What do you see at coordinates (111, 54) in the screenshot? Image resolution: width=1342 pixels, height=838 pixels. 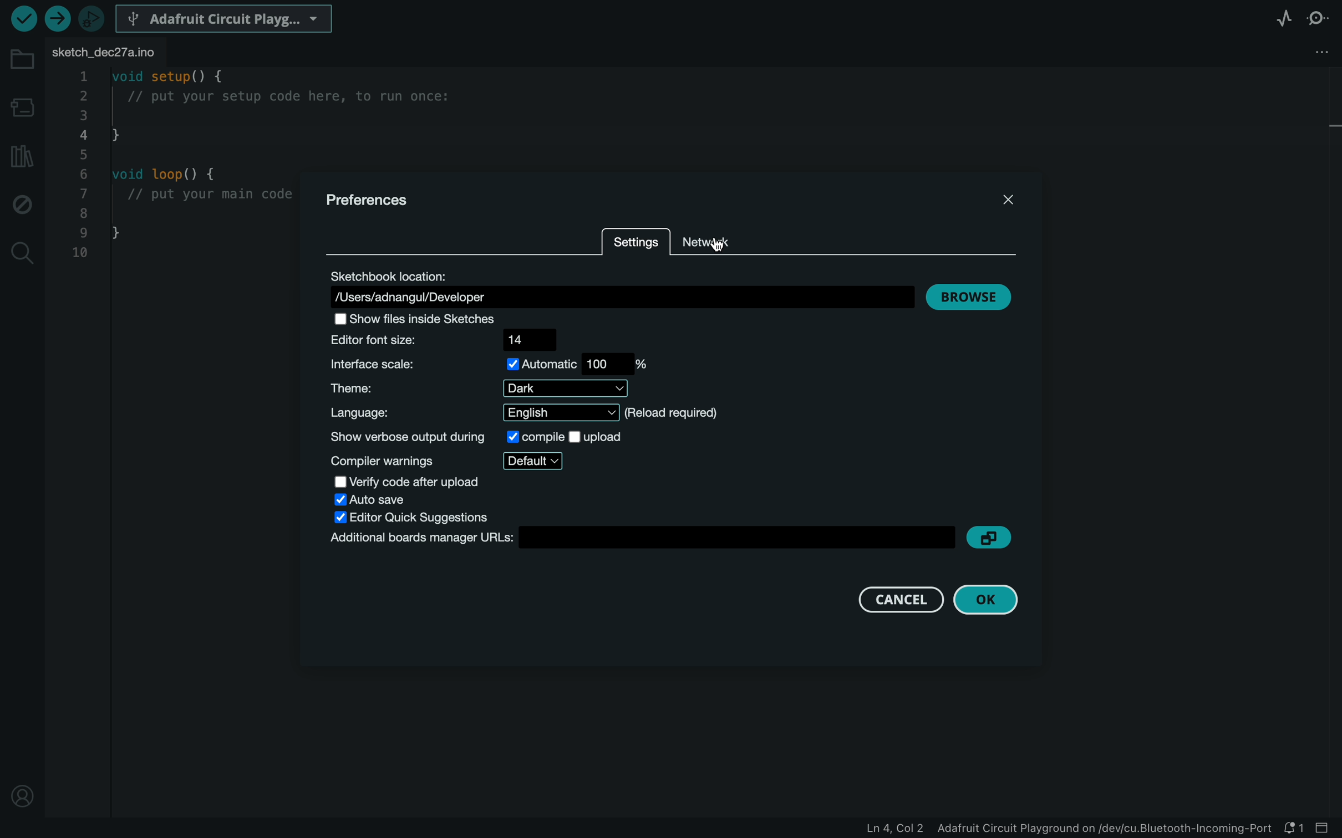 I see `file tab` at bounding box center [111, 54].